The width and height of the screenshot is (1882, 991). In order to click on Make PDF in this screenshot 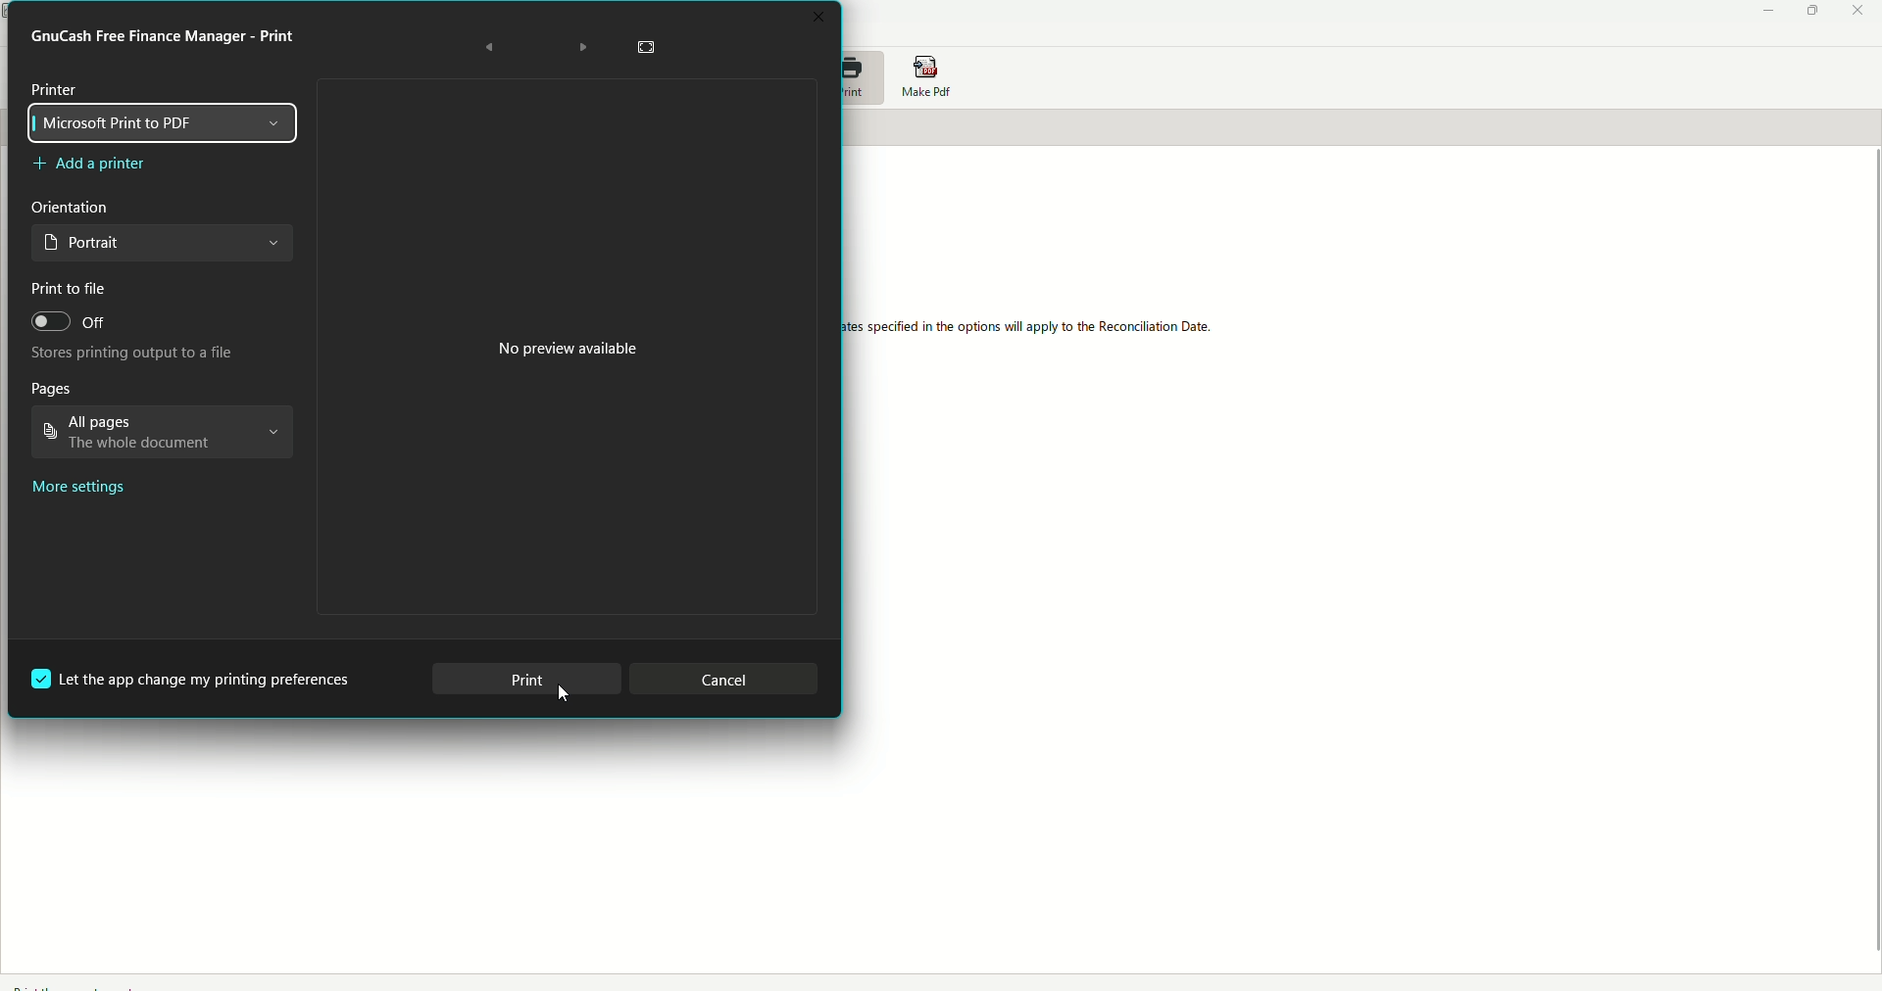, I will do `click(935, 76)`.